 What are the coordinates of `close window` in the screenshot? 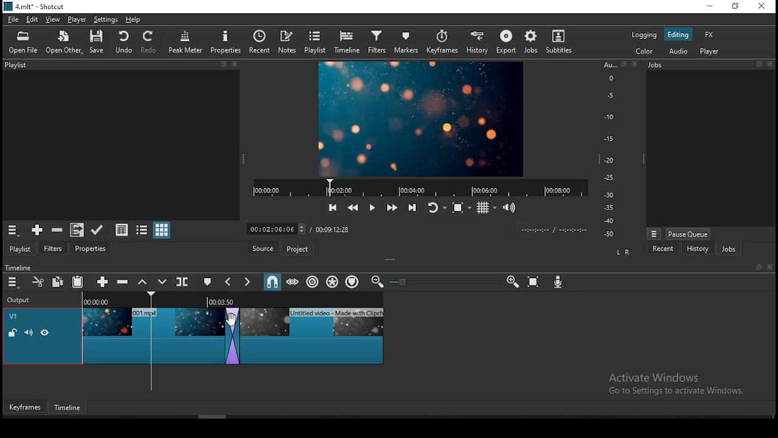 It's located at (763, 6).